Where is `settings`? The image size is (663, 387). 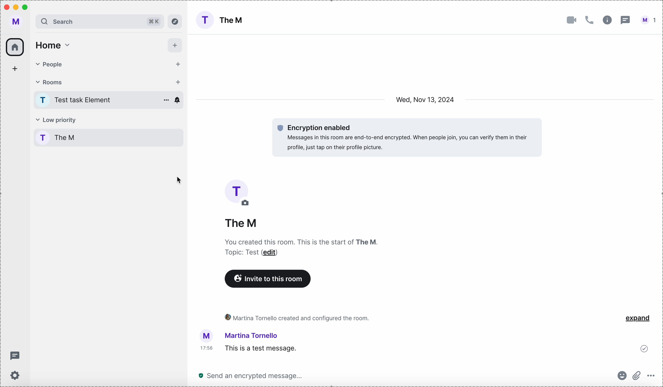 settings is located at coordinates (15, 375).